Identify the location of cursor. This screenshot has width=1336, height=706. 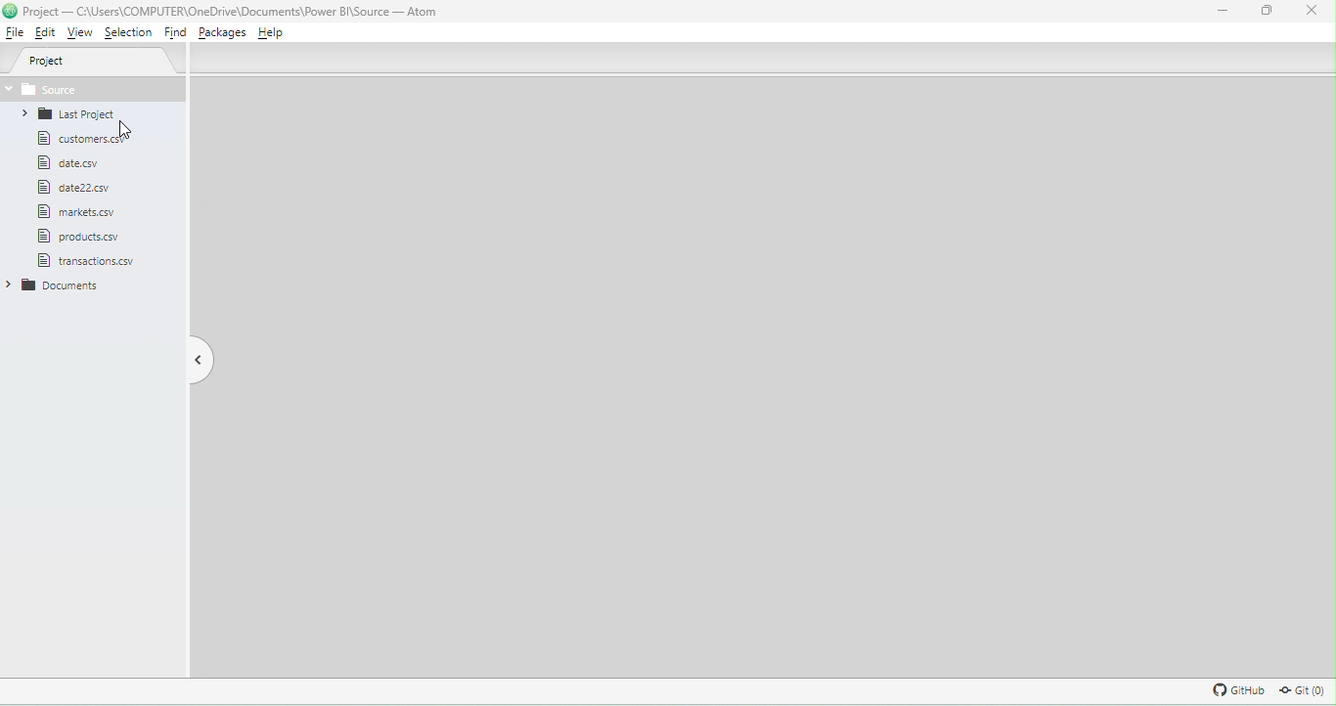
(133, 130).